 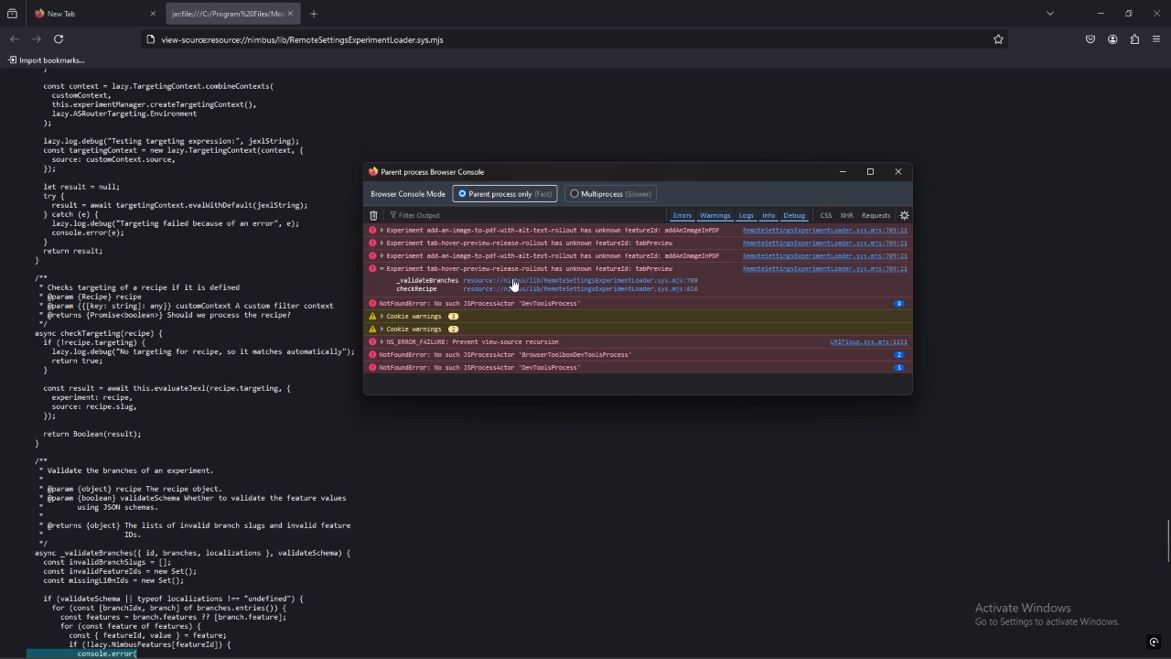 What do you see at coordinates (1156, 13) in the screenshot?
I see `close` at bounding box center [1156, 13].